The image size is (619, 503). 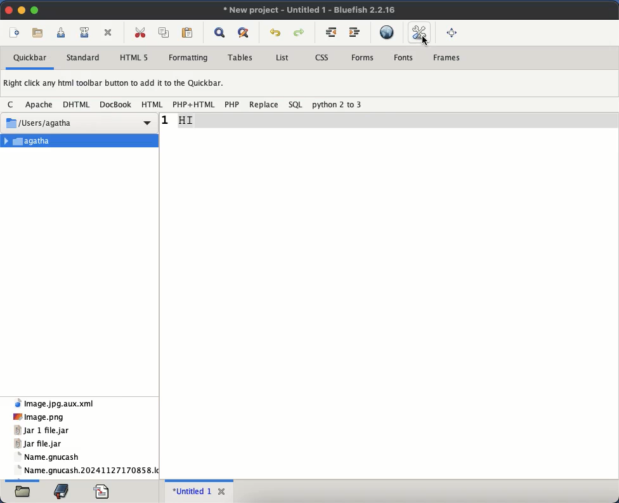 What do you see at coordinates (221, 33) in the screenshot?
I see `show find bar` at bounding box center [221, 33].